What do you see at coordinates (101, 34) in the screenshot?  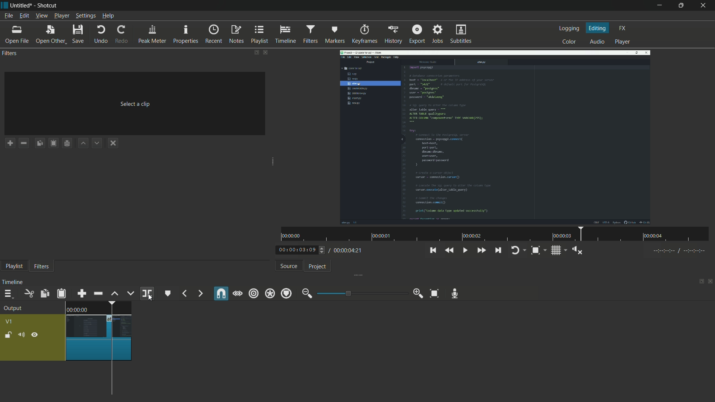 I see `undo` at bounding box center [101, 34].